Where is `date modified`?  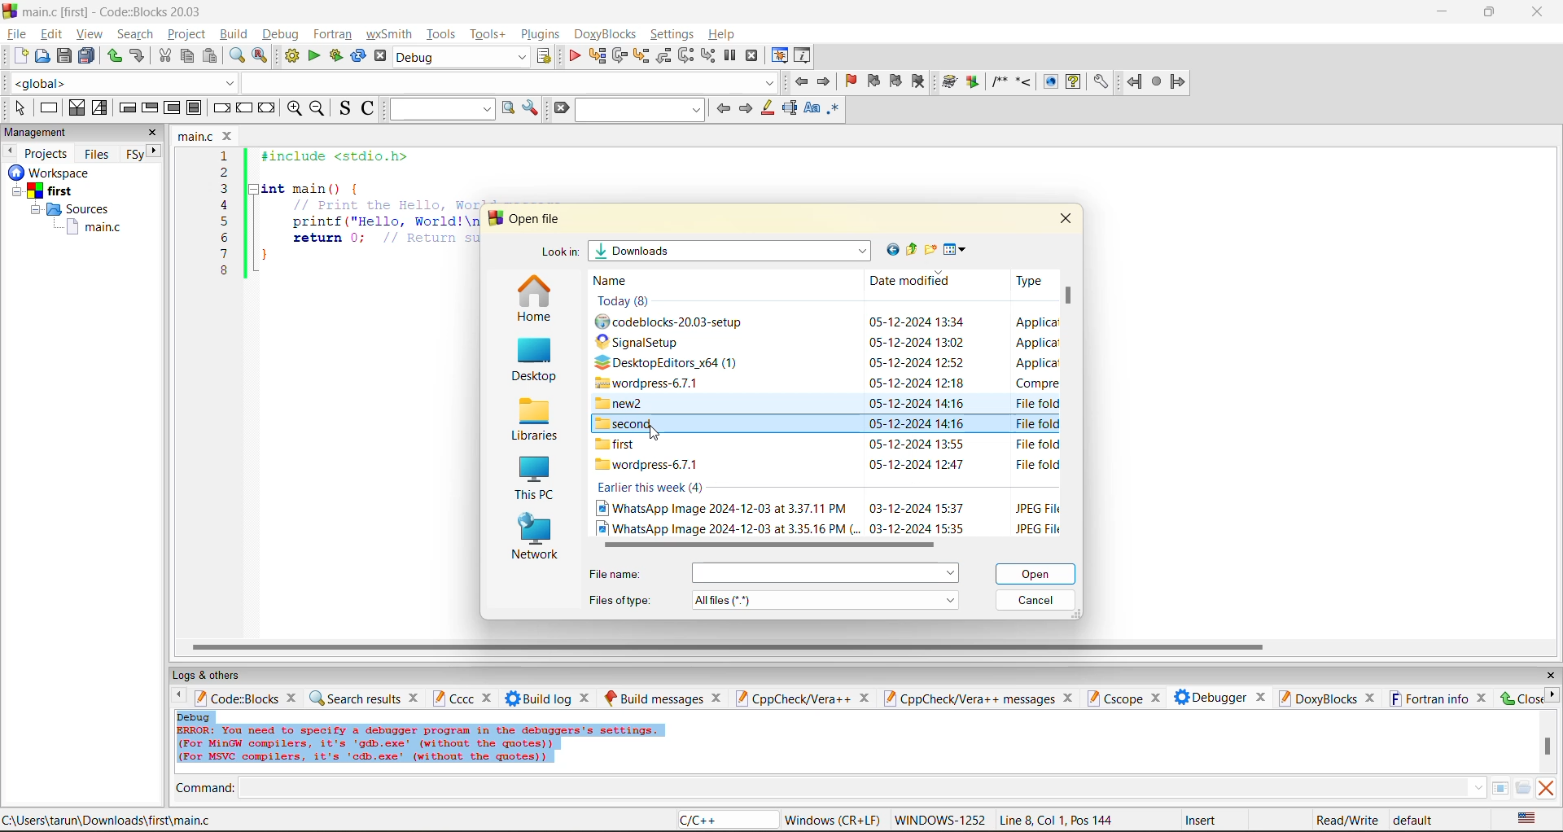
date modified is located at coordinates (910, 282).